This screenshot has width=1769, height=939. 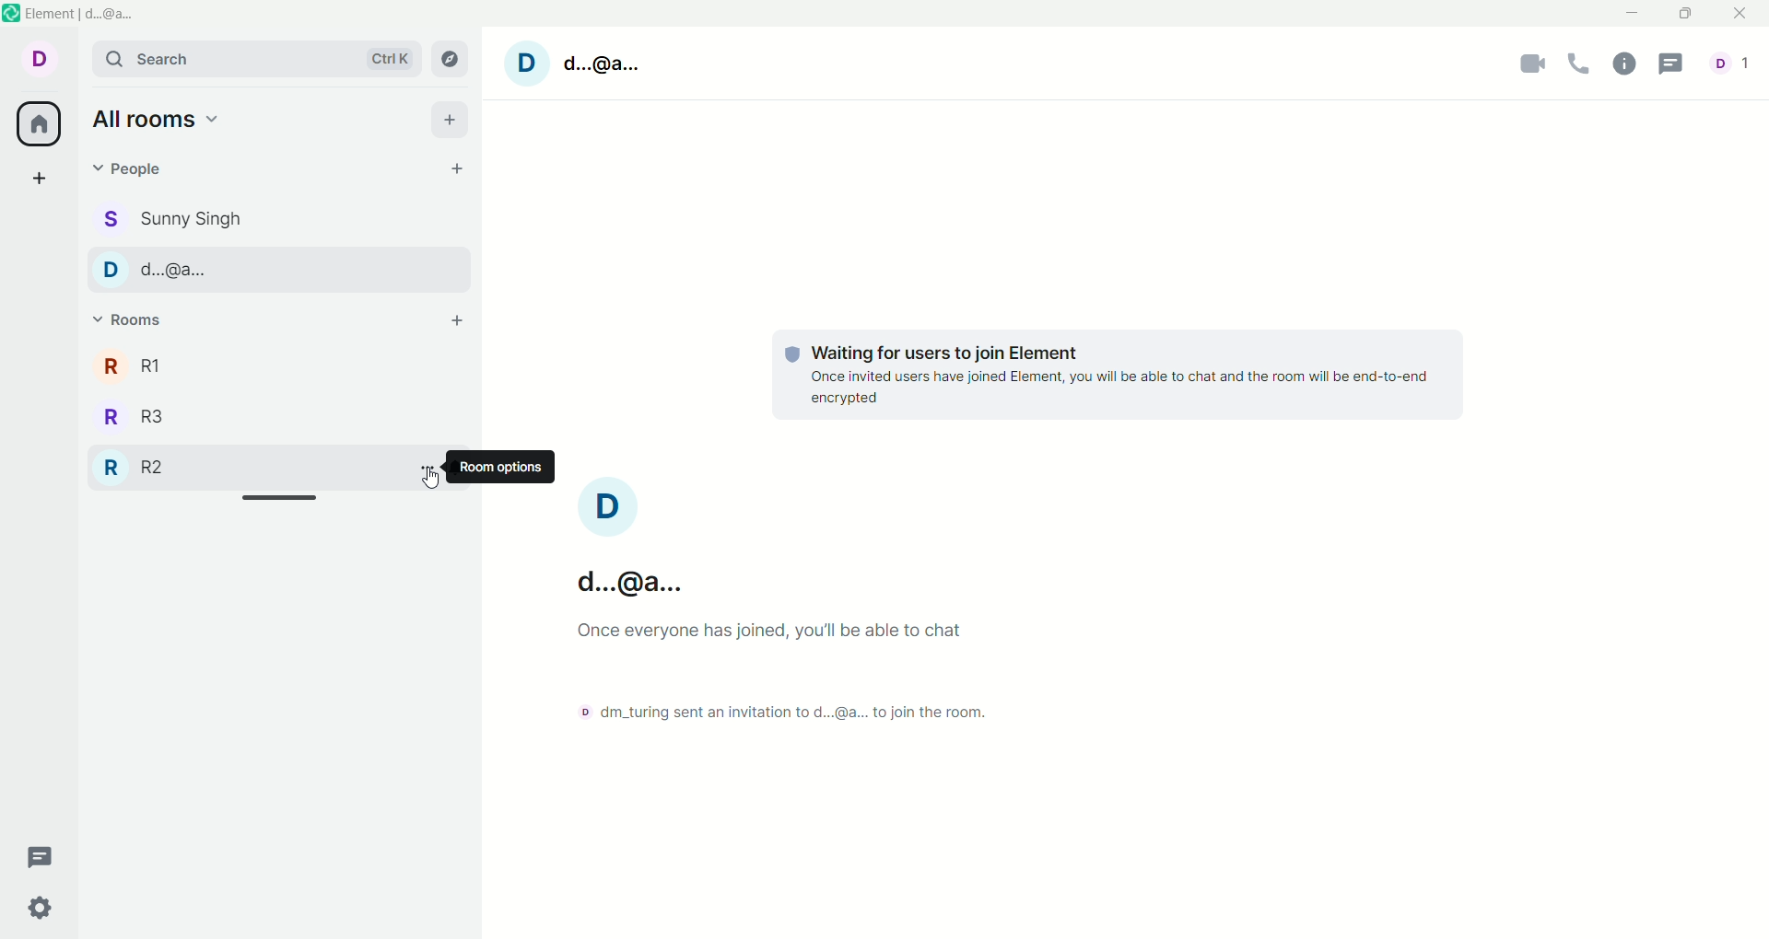 What do you see at coordinates (1638, 12) in the screenshot?
I see `minimize` at bounding box center [1638, 12].